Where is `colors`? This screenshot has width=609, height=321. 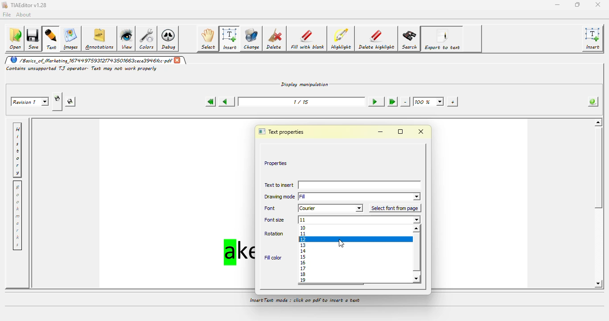
colors is located at coordinates (148, 39).